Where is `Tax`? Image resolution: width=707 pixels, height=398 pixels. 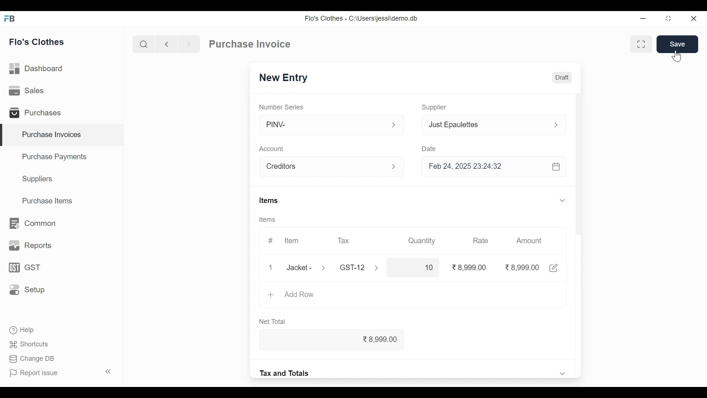 Tax is located at coordinates (346, 241).